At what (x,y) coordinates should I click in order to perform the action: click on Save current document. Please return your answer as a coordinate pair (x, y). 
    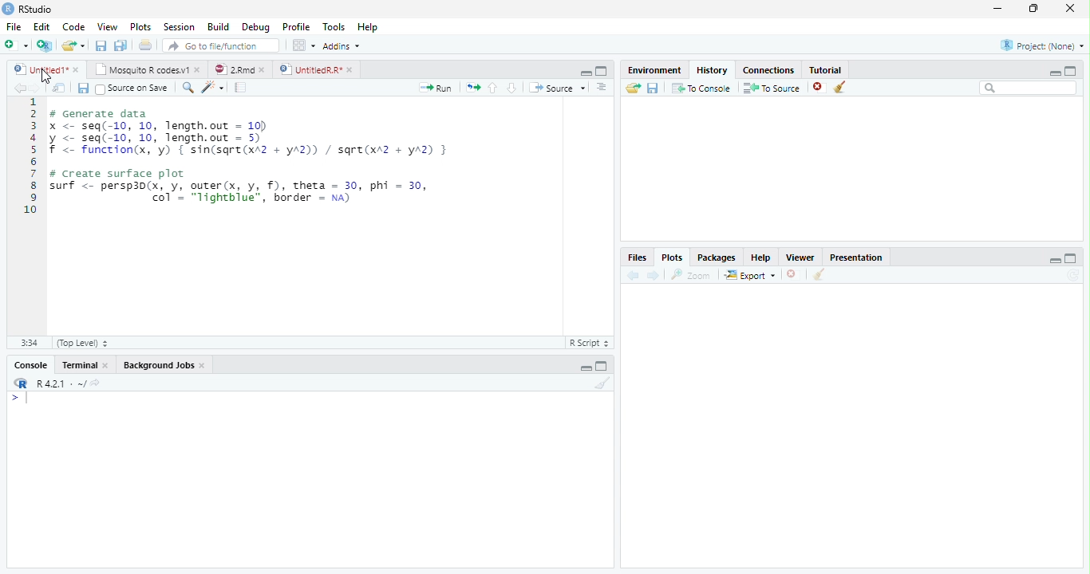
    Looking at the image, I should click on (82, 88).